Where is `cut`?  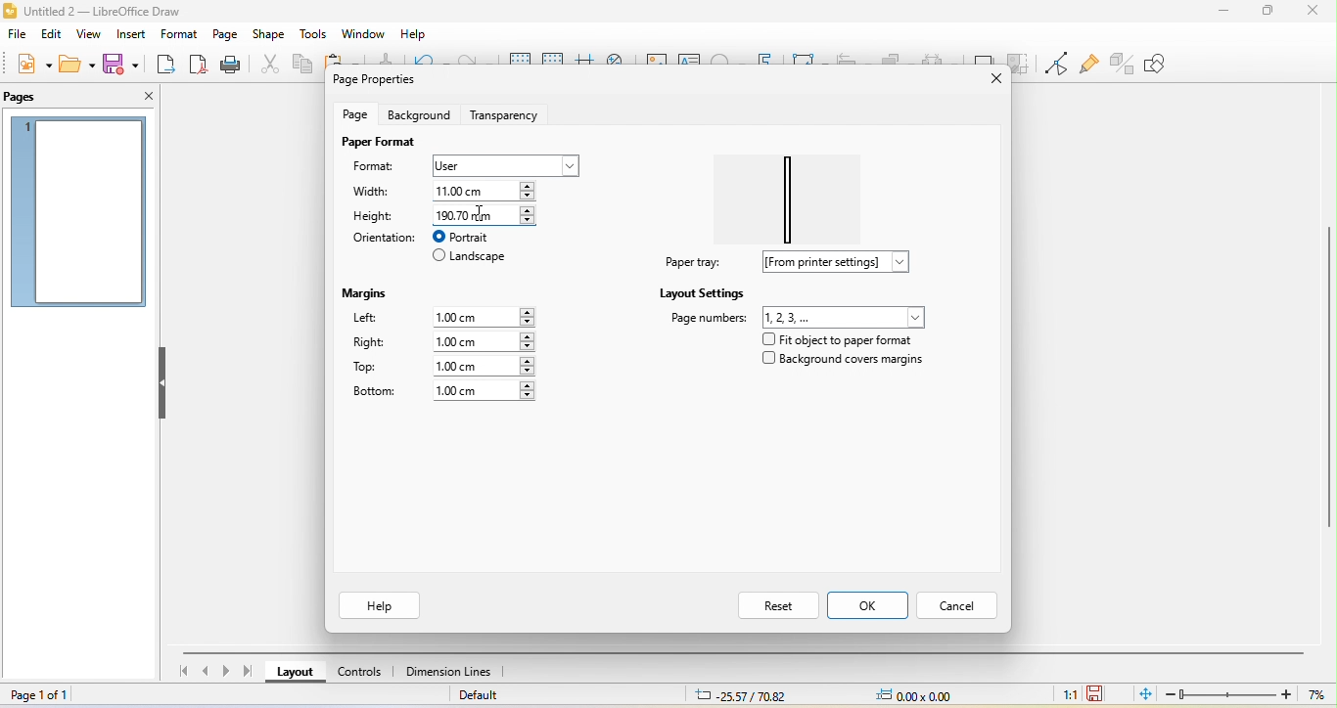
cut is located at coordinates (266, 64).